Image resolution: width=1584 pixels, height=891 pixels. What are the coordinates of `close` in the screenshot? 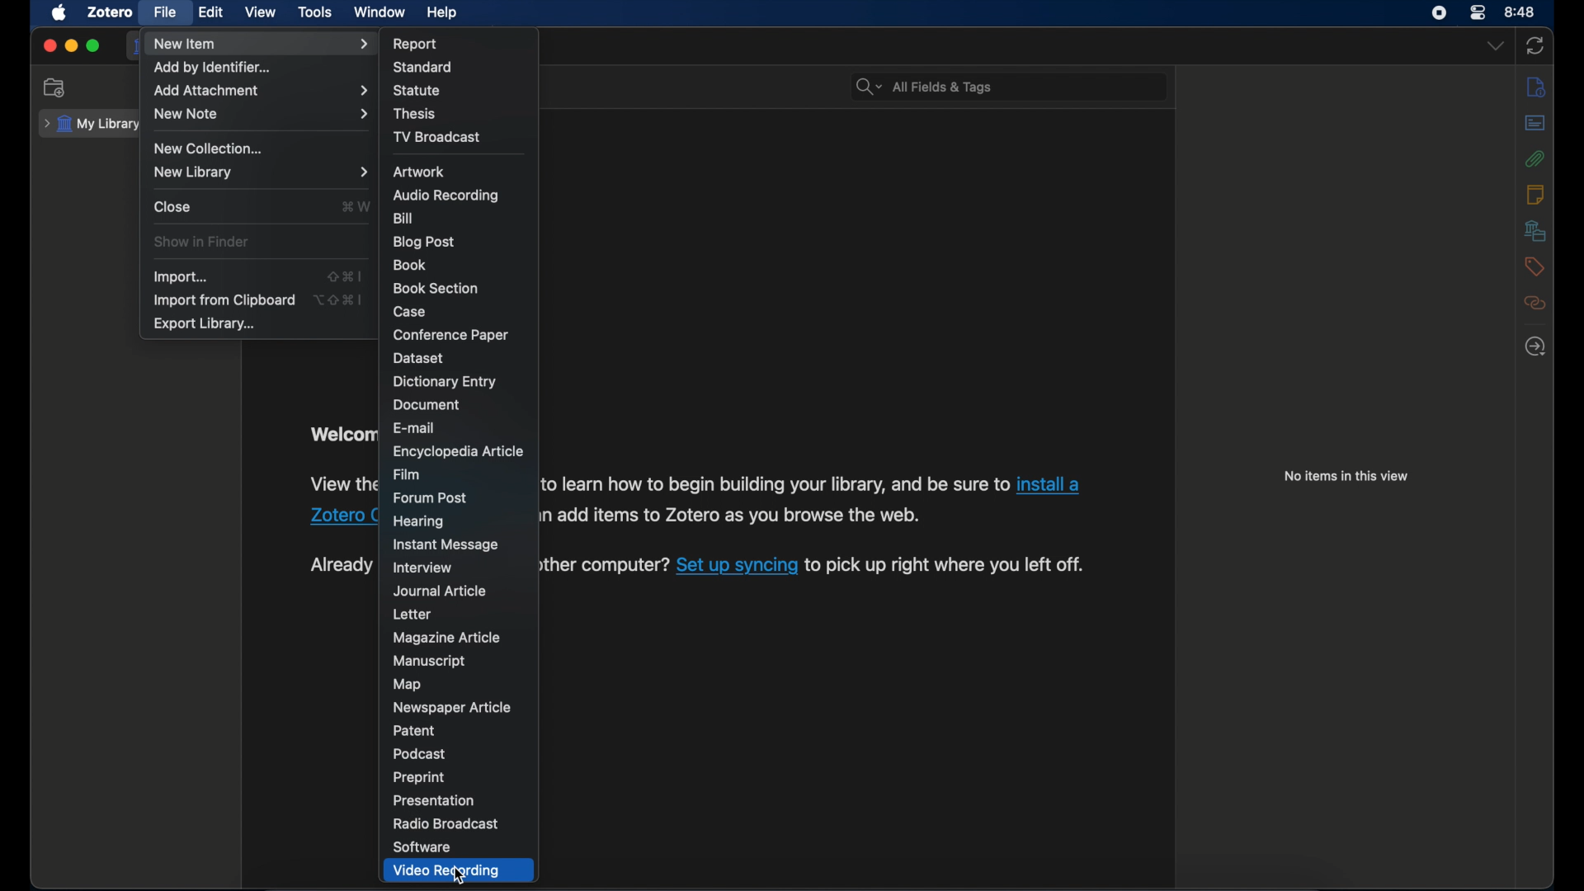 It's located at (173, 205).